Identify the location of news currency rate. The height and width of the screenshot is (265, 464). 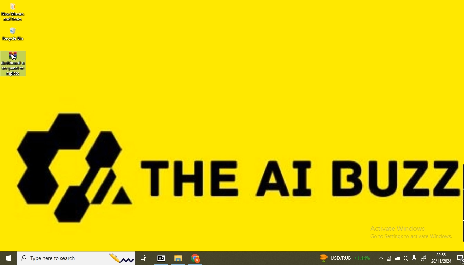
(344, 258).